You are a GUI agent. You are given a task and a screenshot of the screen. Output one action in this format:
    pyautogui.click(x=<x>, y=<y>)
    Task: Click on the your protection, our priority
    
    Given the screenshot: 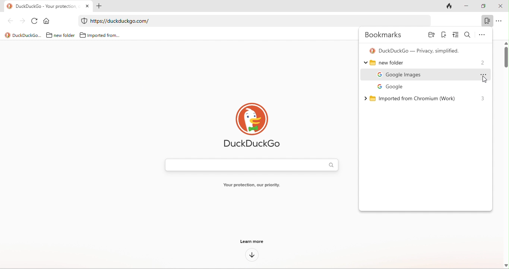 What is the action you would take?
    pyautogui.click(x=251, y=186)
    